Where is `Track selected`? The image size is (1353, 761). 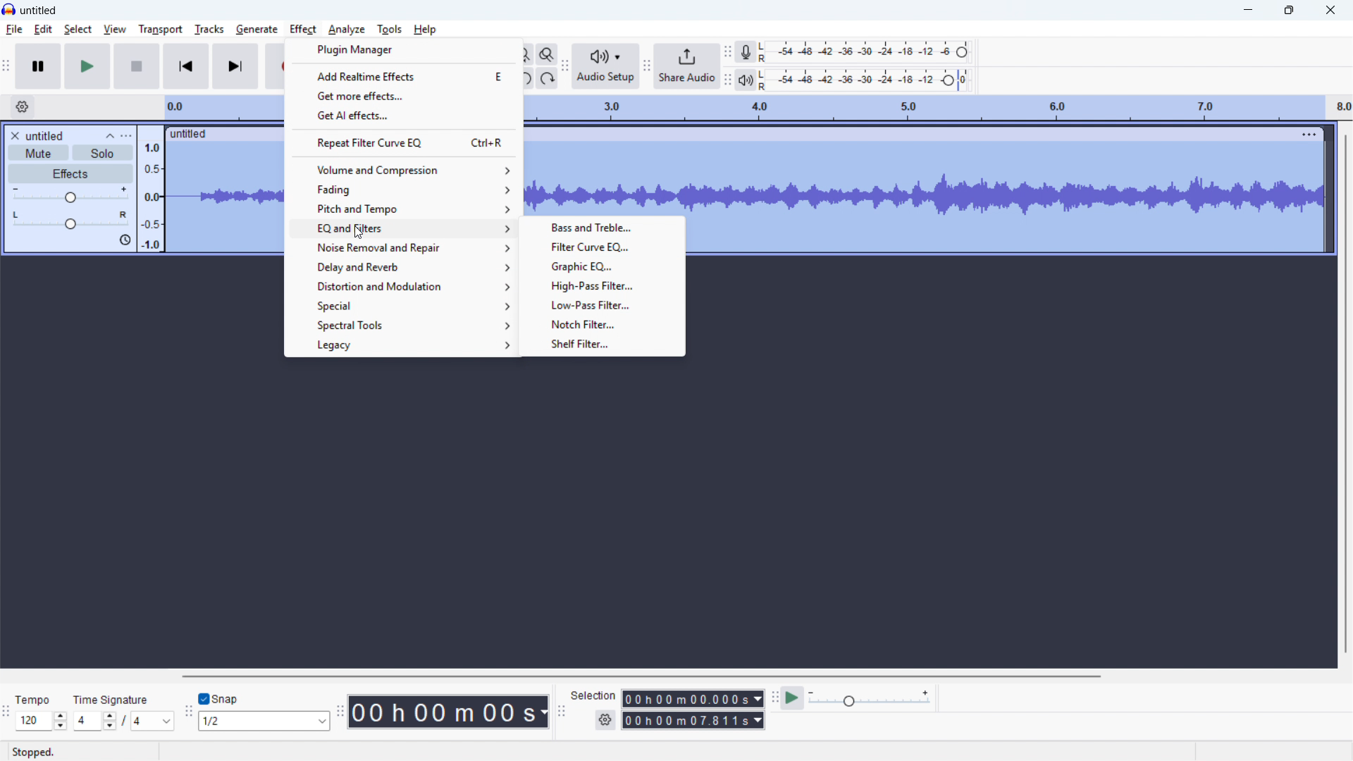 Track selected is located at coordinates (1006, 198).